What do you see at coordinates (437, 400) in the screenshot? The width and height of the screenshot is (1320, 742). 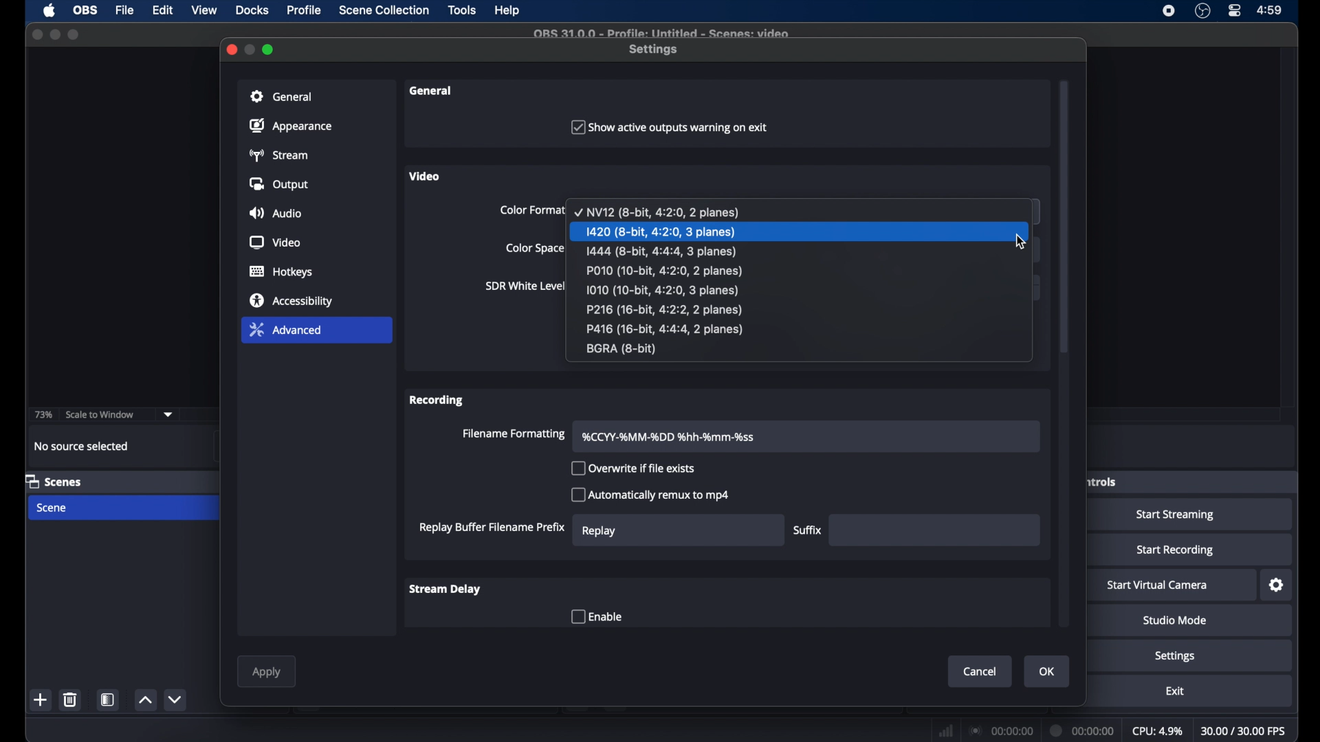 I see `recording` at bounding box center [437, 400].